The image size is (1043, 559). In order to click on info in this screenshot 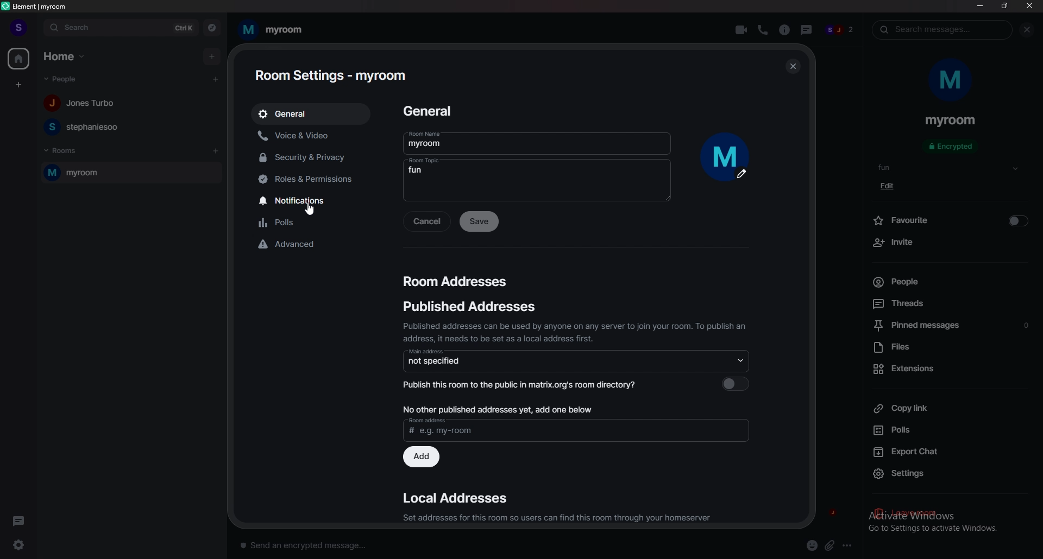, I will do `click(784, 30)`.